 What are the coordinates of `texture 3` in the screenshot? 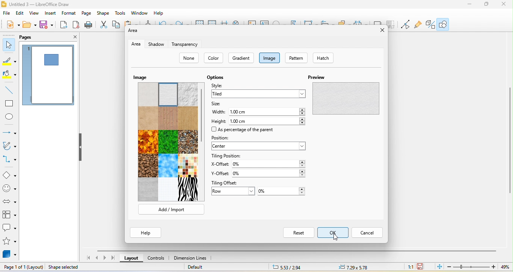 It's located at (189, 94).